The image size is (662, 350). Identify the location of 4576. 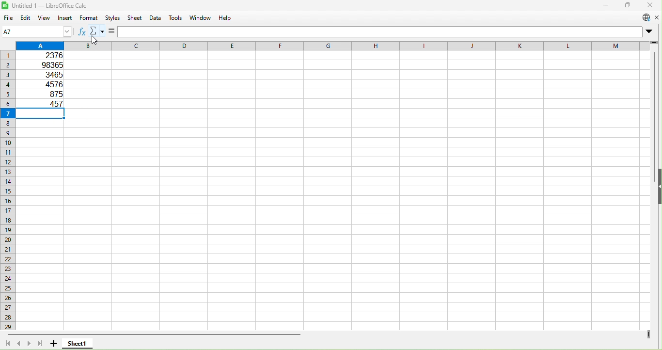
(48, 83).